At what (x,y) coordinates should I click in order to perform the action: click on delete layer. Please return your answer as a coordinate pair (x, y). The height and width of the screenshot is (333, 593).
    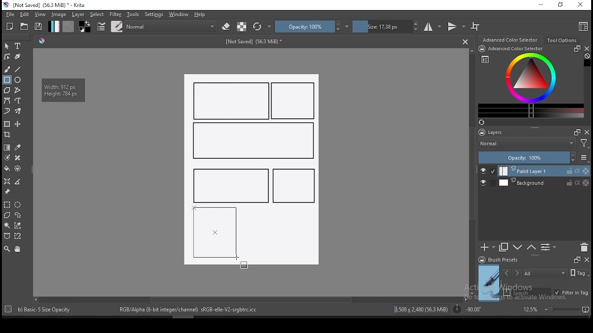
    Looking at the image, I should click on (584, 248).